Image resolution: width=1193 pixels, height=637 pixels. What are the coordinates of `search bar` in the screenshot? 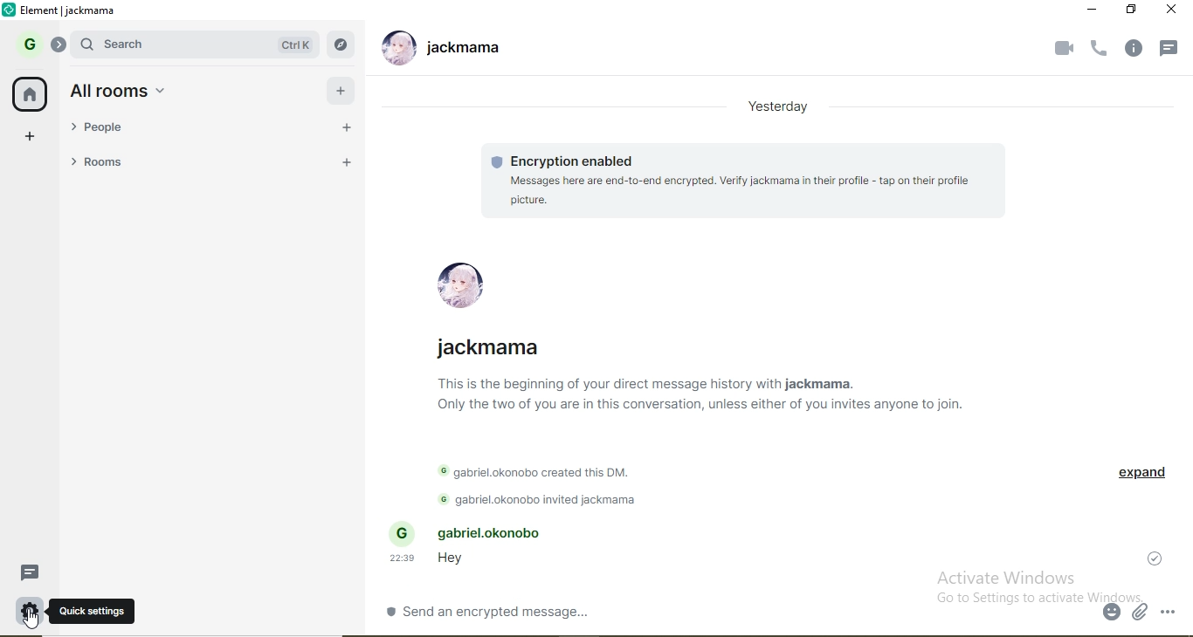 It's located at (134, 45).